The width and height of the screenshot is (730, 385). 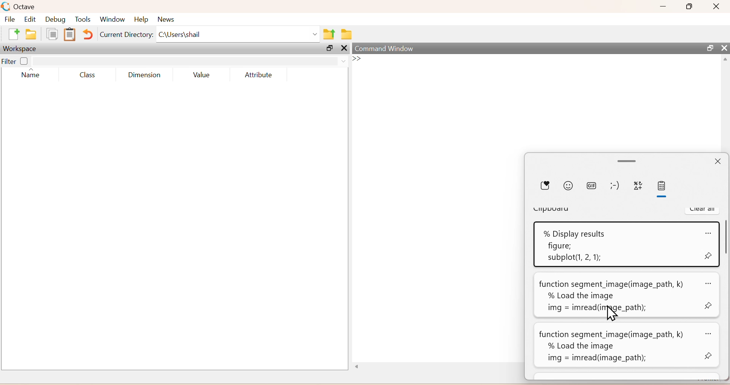 I want to click on Clear all, so click(x=703, y=209).